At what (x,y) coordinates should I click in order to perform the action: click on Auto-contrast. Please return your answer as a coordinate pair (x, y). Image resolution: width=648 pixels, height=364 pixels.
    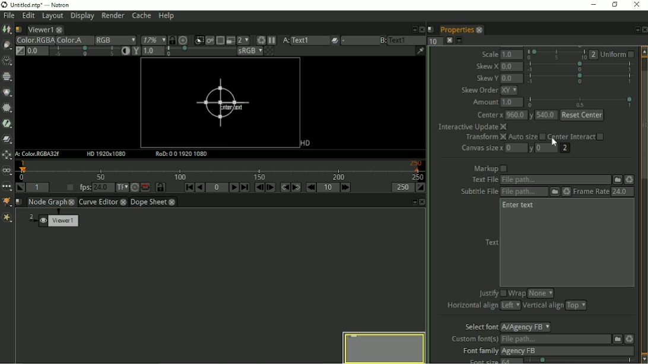
    Looking at the image, I should click on (125, 52).